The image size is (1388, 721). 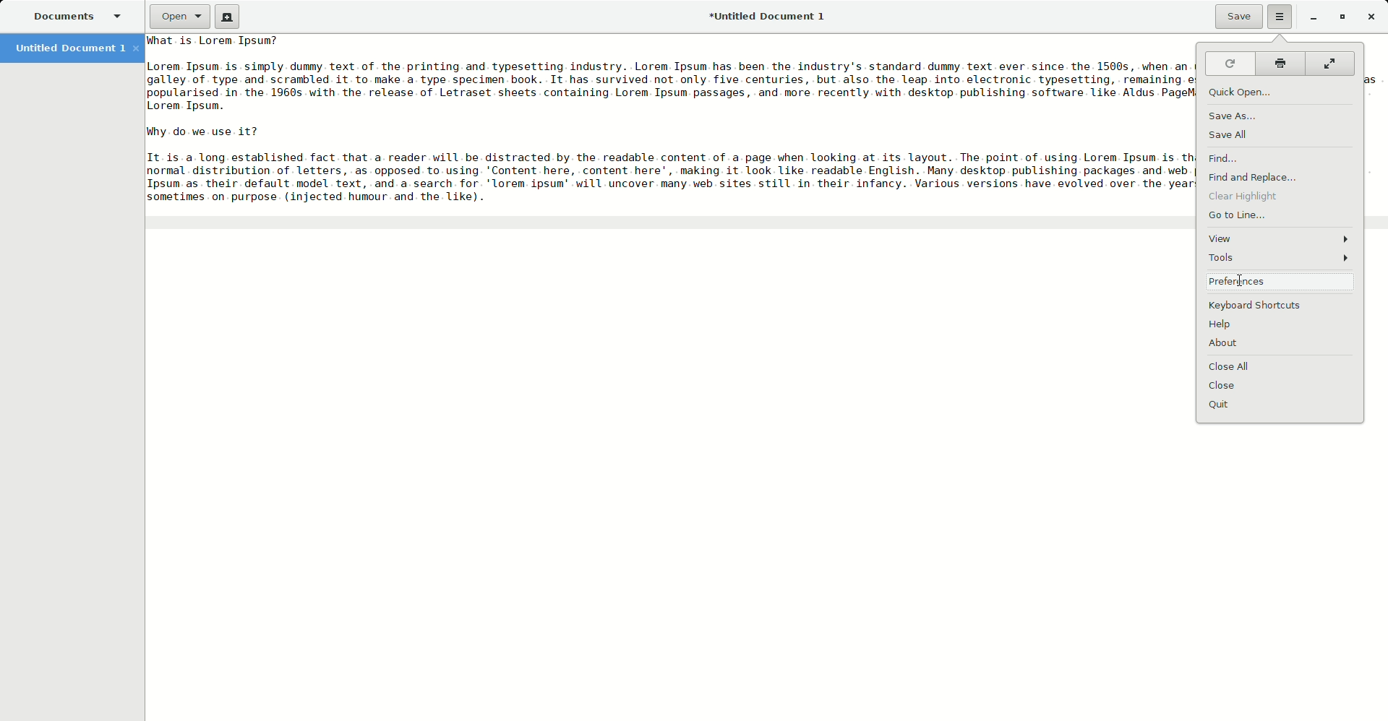 I want to click on New, so click(x=226, y=17).